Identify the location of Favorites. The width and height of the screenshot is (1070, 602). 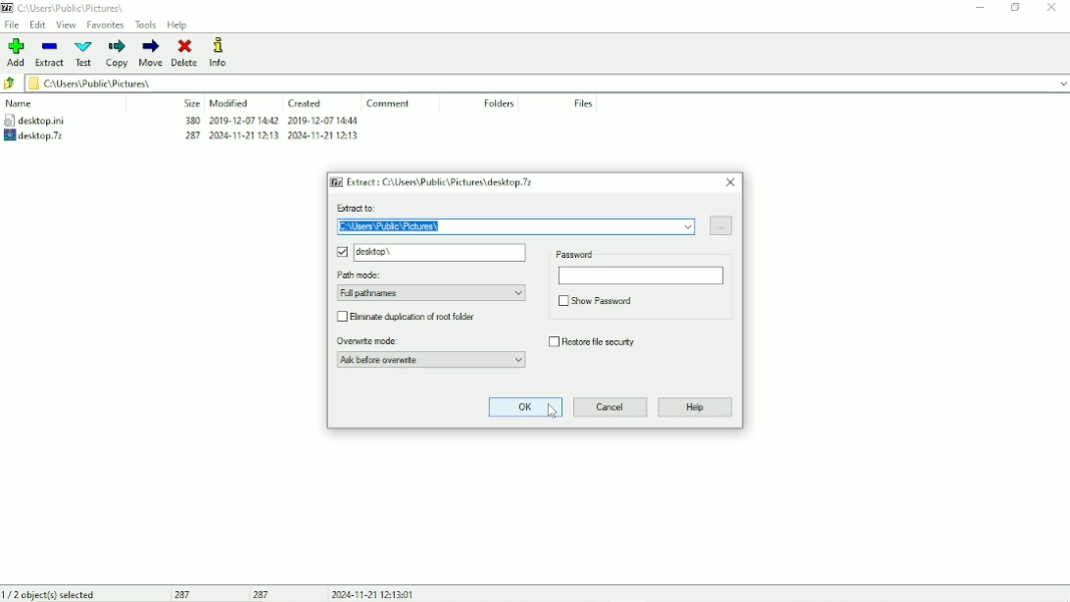
(105, 25).